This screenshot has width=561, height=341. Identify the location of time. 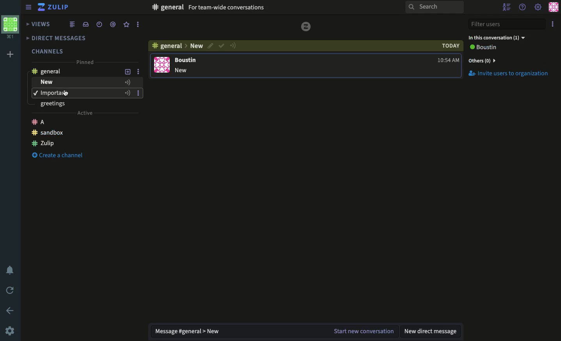
(446, 60).